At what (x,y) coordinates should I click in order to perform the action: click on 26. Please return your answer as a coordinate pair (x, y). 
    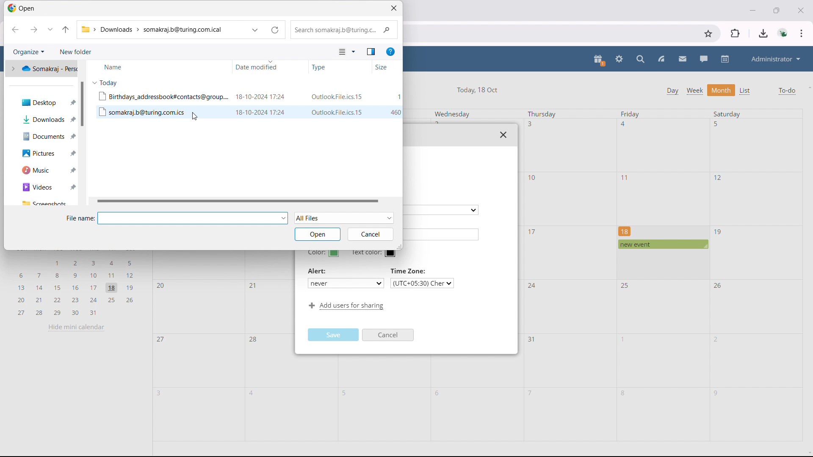
    Looking at the image, I should click on (719, 285).